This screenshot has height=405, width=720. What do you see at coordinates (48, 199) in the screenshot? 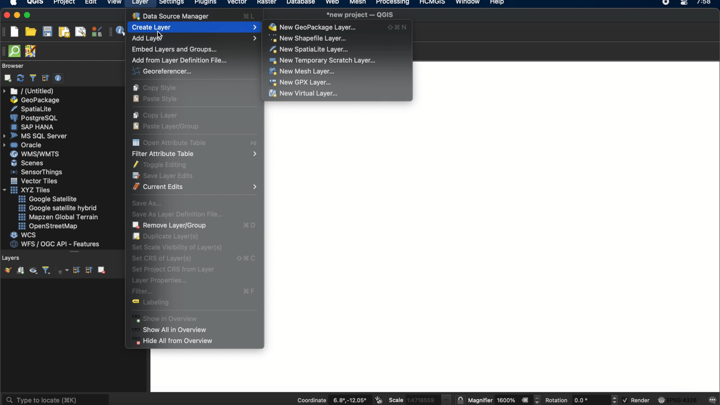
I see `google satellite` at bounding box center [48, 199].